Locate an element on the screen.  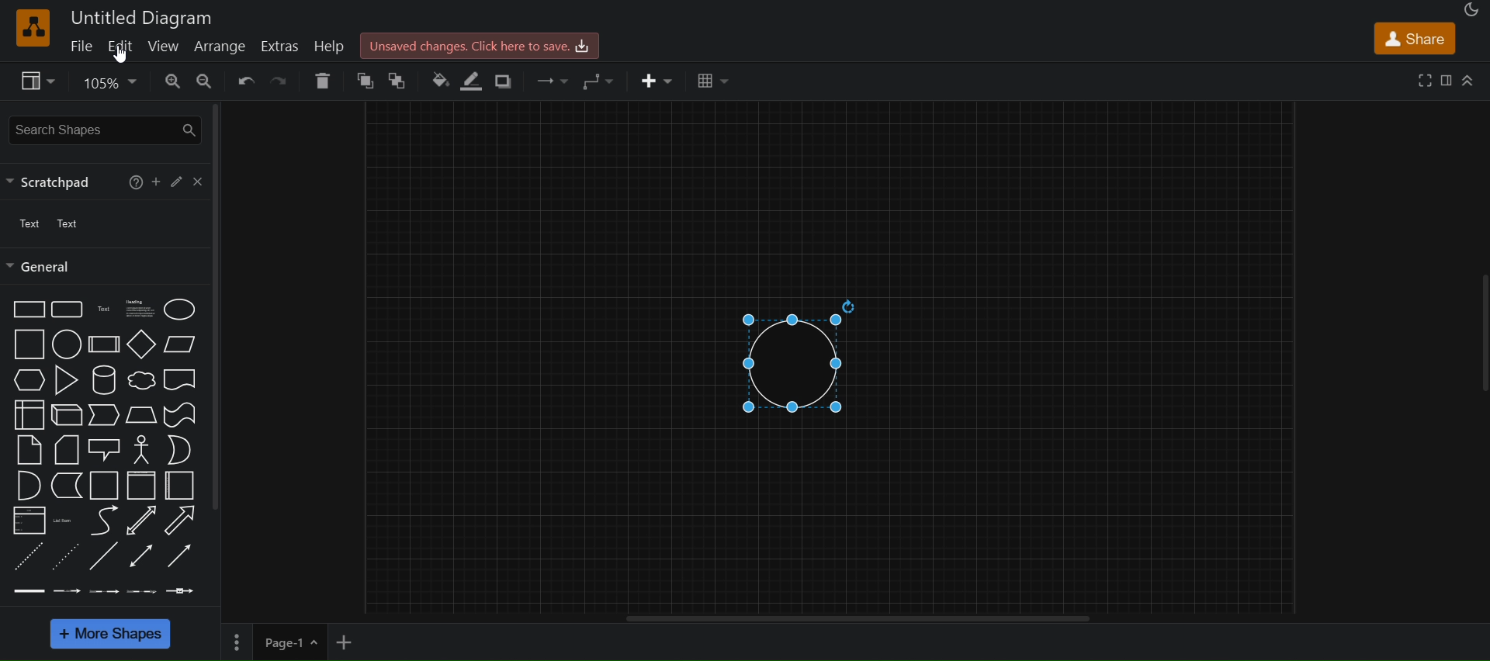
format is located at coordinates (1446, 79).